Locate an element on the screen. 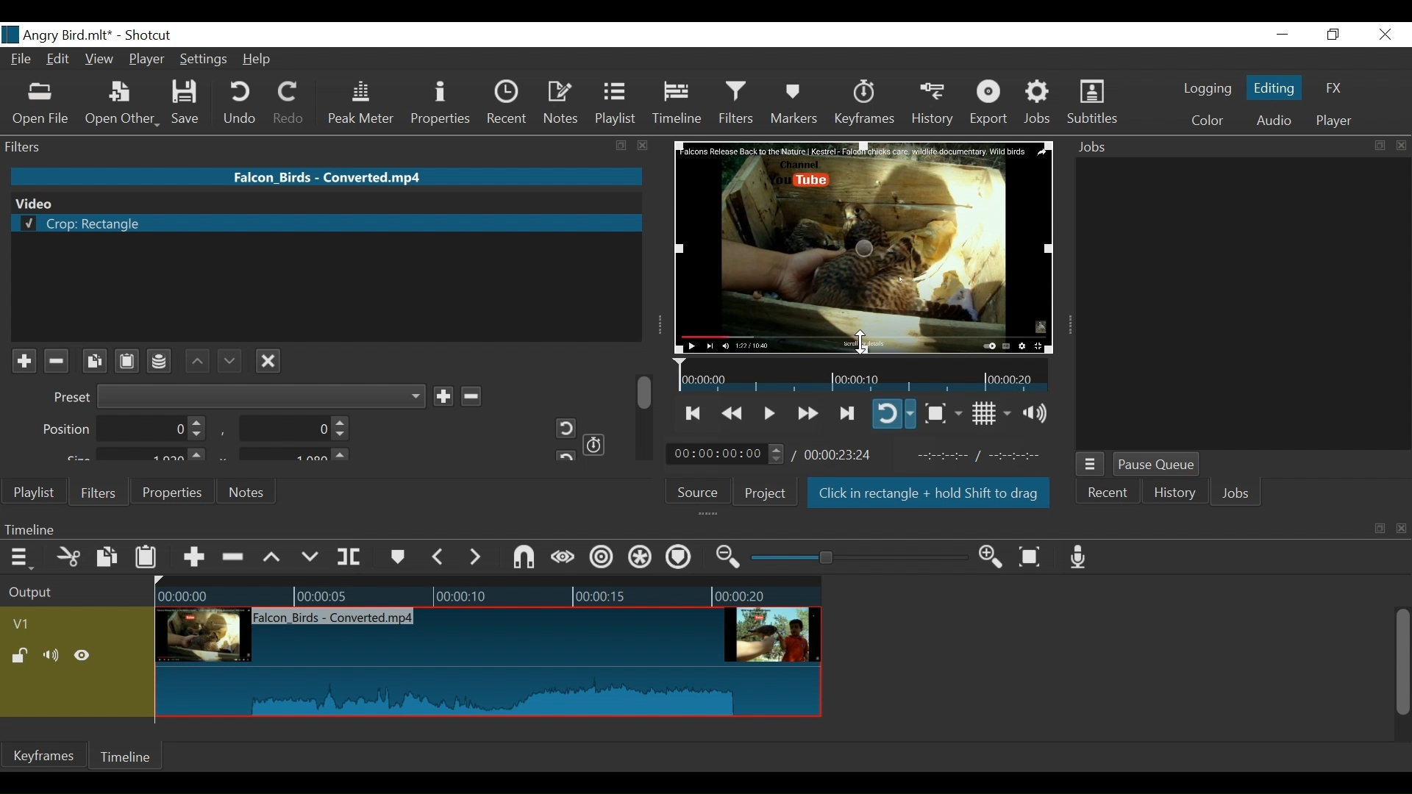 The height and width of the screenshot is (794, 1412). Pause Queue is located at coordinates (1158, 465).